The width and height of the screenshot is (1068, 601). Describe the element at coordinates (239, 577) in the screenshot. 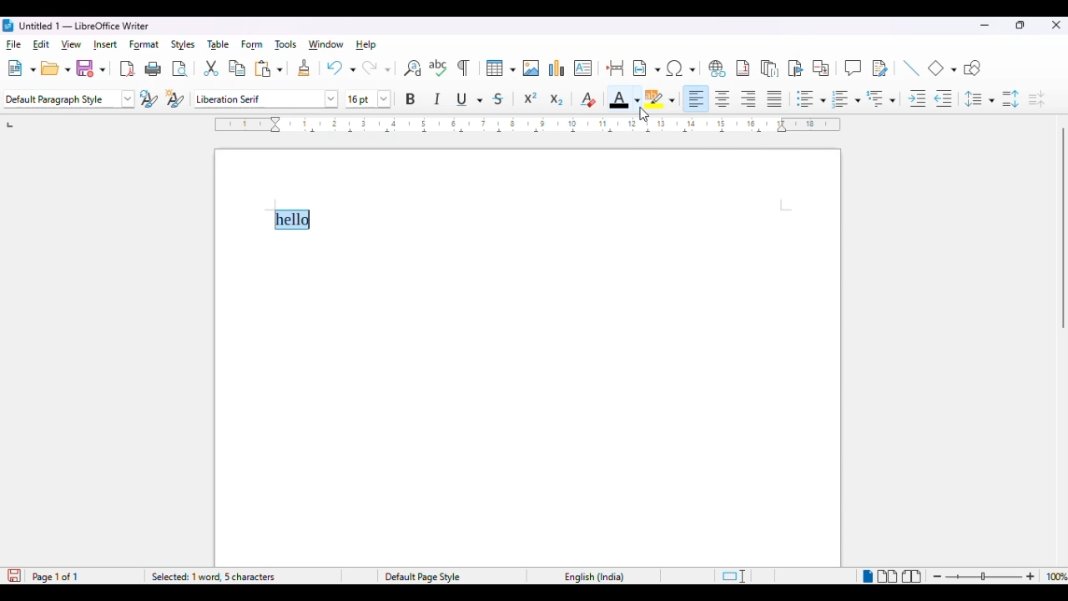

I see `word and character count` at that location.